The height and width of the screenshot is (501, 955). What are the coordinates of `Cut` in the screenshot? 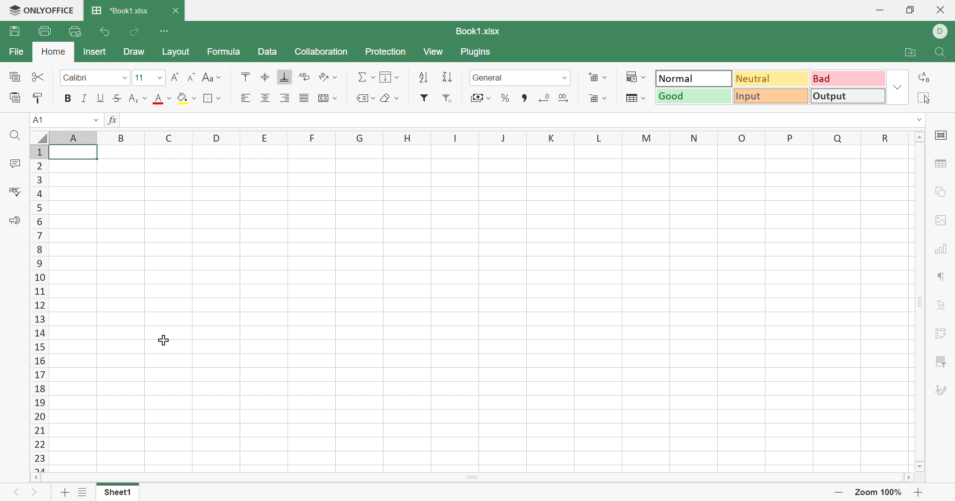 It's located at (38, 76).